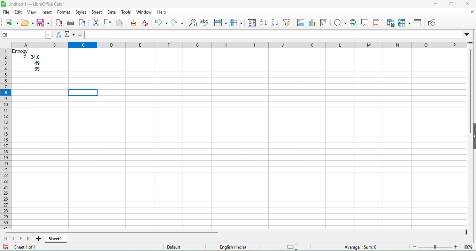  What do you see at coordinates (44, 23) in the screenshot?
I see `save` at bounding box center [44, 23].